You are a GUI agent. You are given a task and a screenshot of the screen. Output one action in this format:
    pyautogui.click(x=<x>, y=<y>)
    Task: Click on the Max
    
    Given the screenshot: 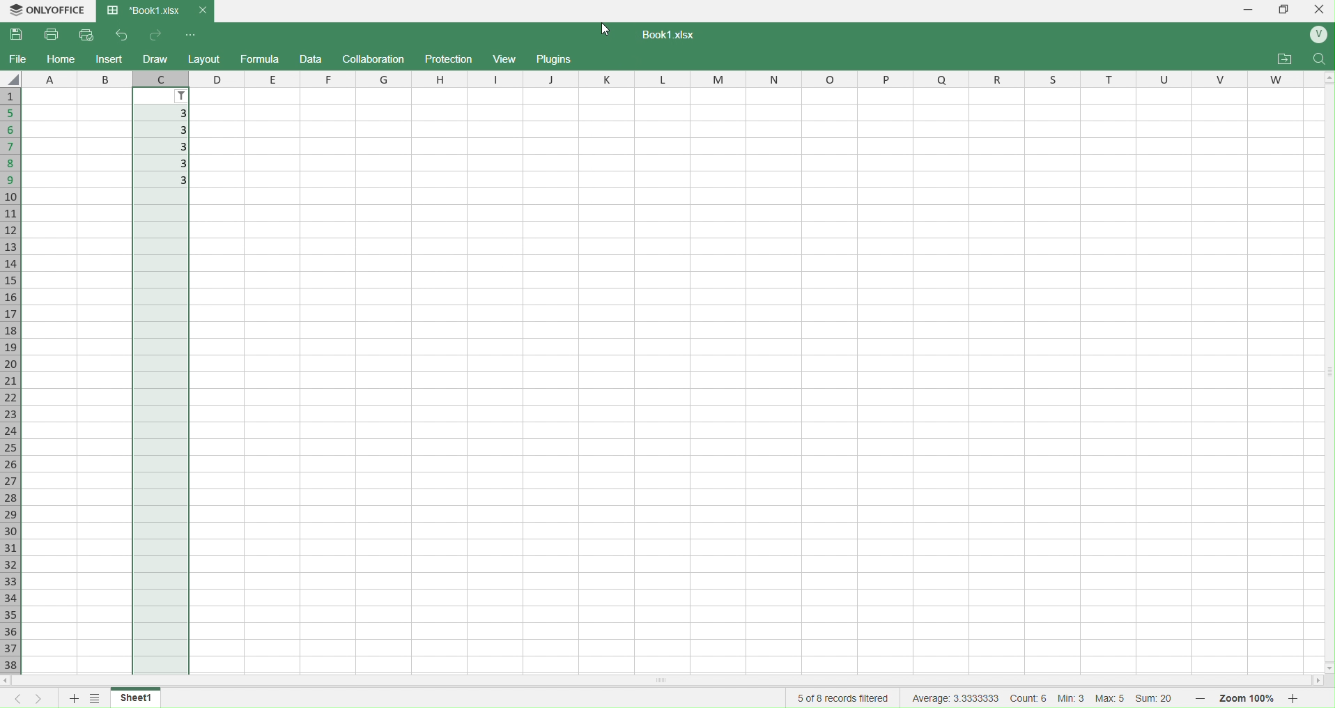 What is the action you would take?
    pyautogui.click(x=1112, y=698)
    